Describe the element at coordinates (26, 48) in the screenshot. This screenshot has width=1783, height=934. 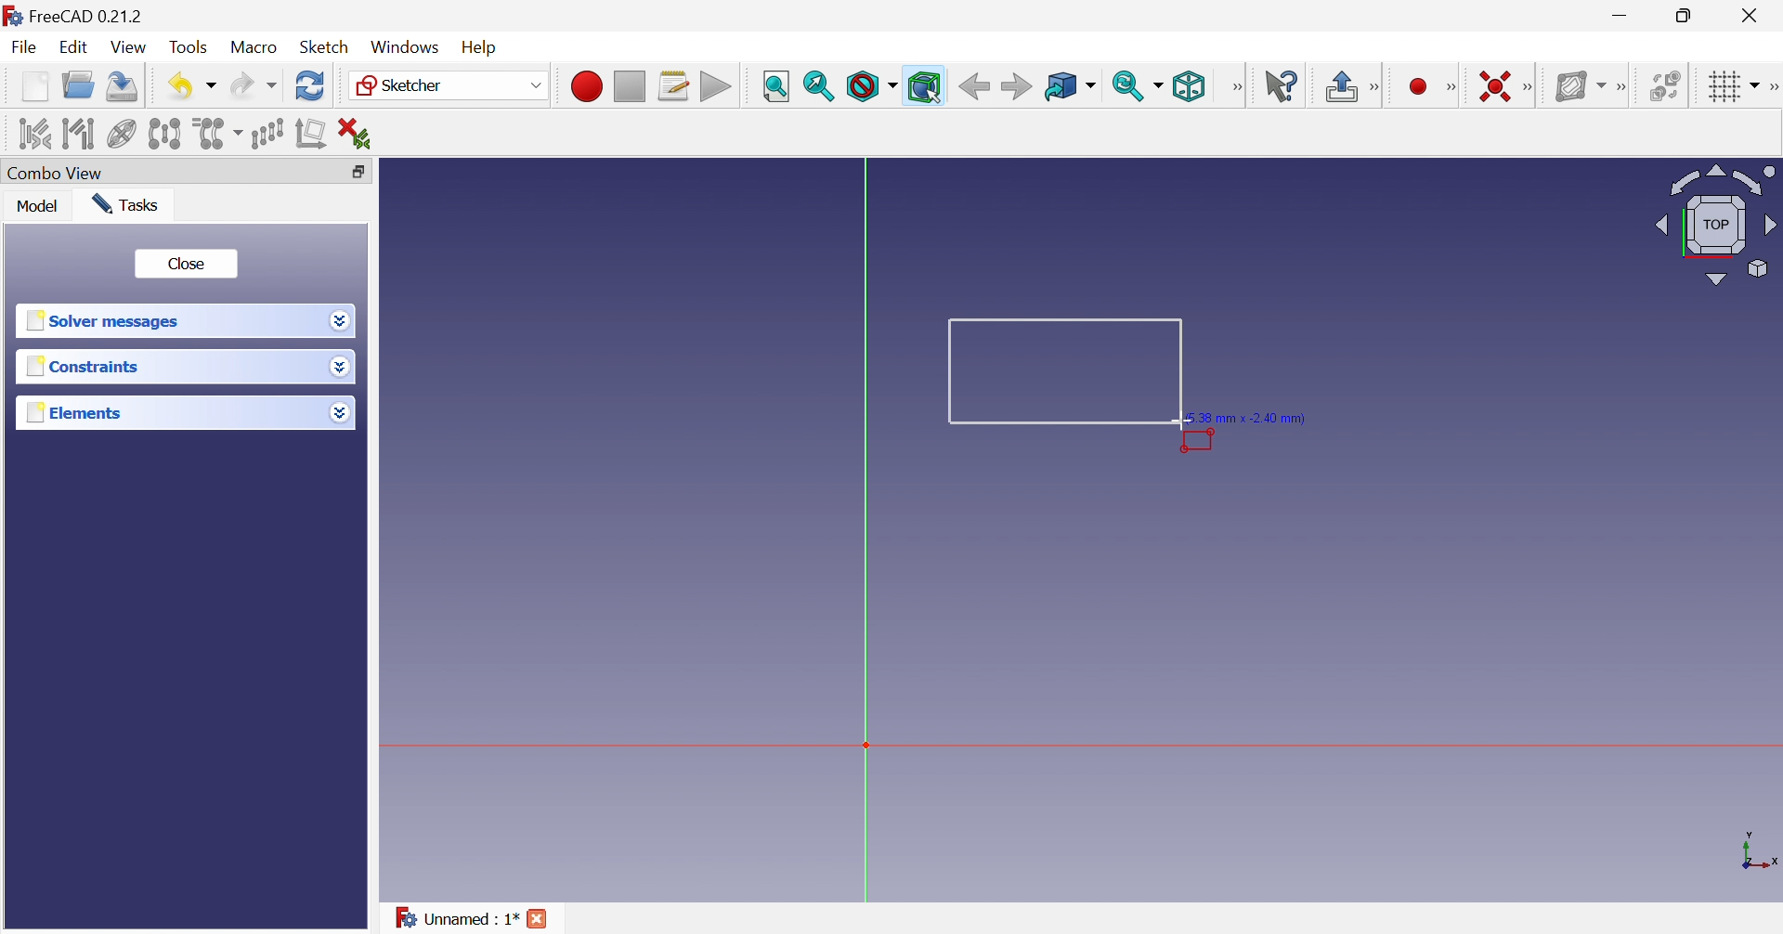
I see `File` at that location.